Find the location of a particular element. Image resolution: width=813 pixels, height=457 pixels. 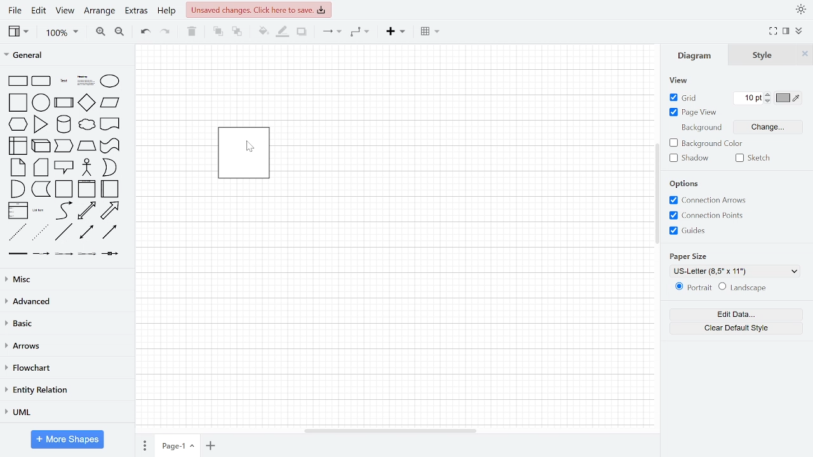

background is located at coordinates (701, 128).